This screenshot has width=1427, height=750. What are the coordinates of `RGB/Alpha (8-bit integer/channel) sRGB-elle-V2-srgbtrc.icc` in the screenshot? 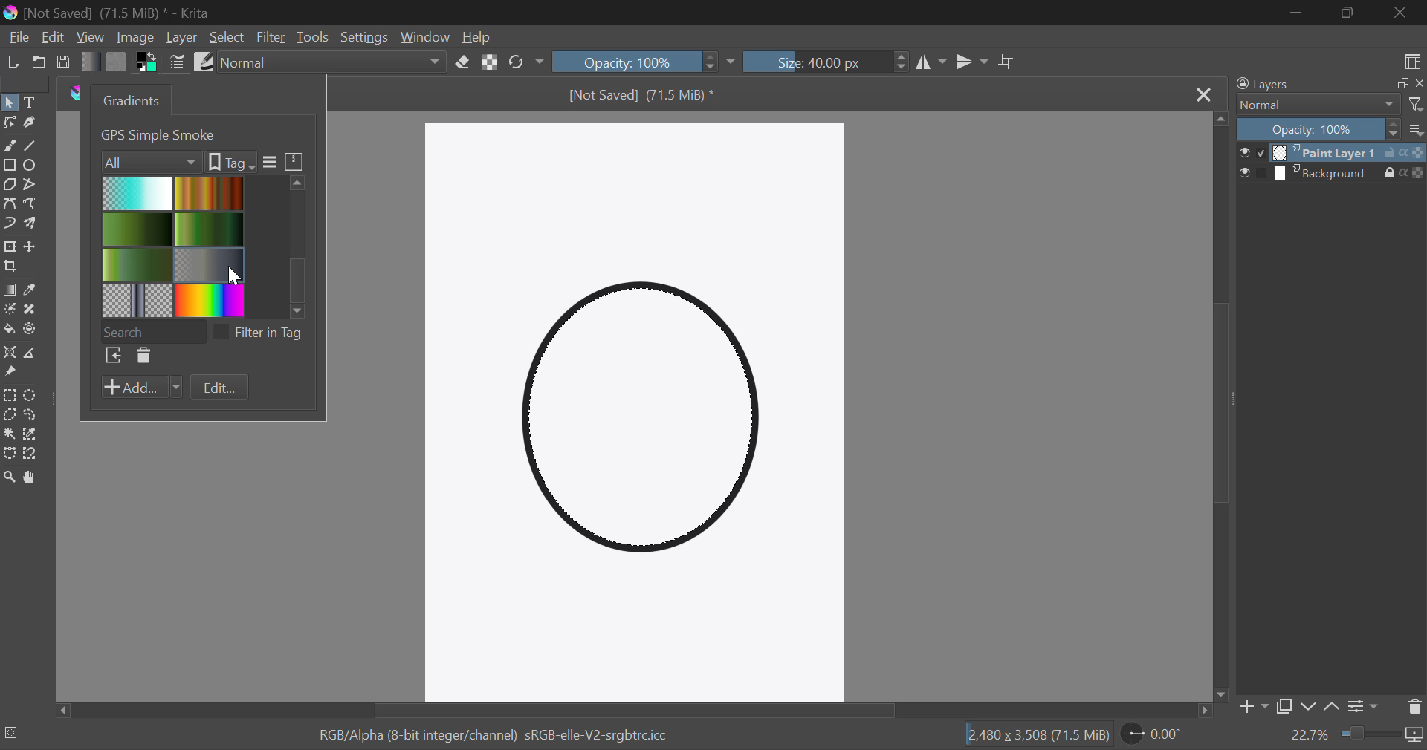 It's located at (496, 735).